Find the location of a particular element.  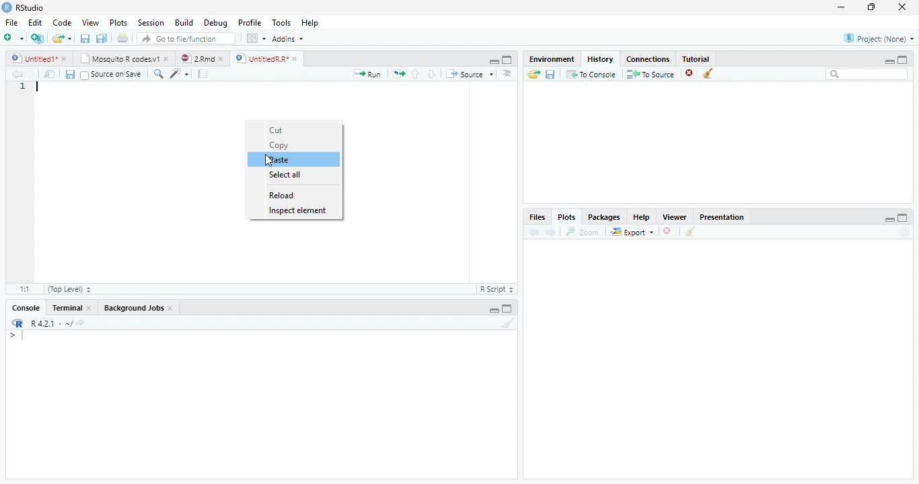

next is located at coordinates (552, 233).